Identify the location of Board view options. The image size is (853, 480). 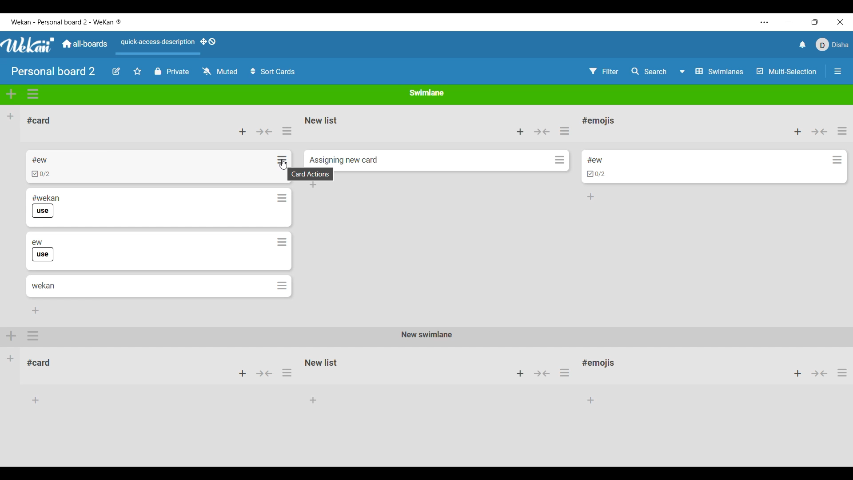
(712, 72).